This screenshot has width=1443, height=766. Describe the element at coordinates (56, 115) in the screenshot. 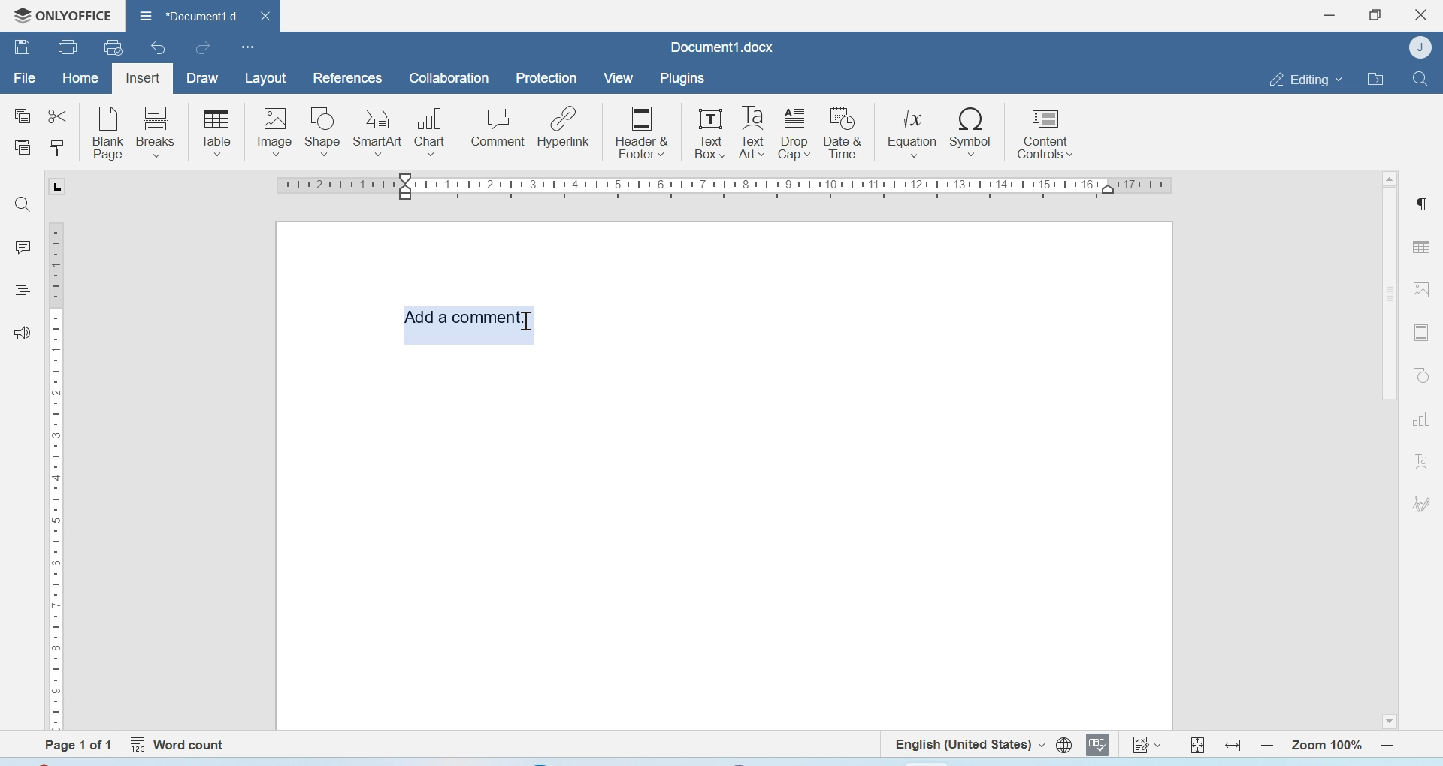

I see `Cut` at that location.